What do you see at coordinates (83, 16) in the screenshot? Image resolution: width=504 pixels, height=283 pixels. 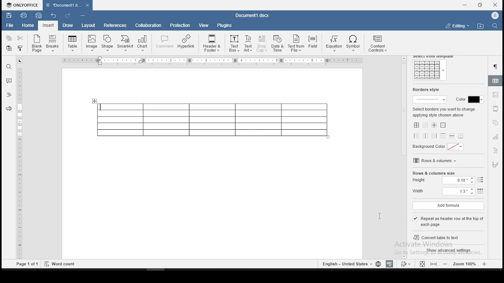 I see `customize quick toolbars` at bounding box center [83, 16].